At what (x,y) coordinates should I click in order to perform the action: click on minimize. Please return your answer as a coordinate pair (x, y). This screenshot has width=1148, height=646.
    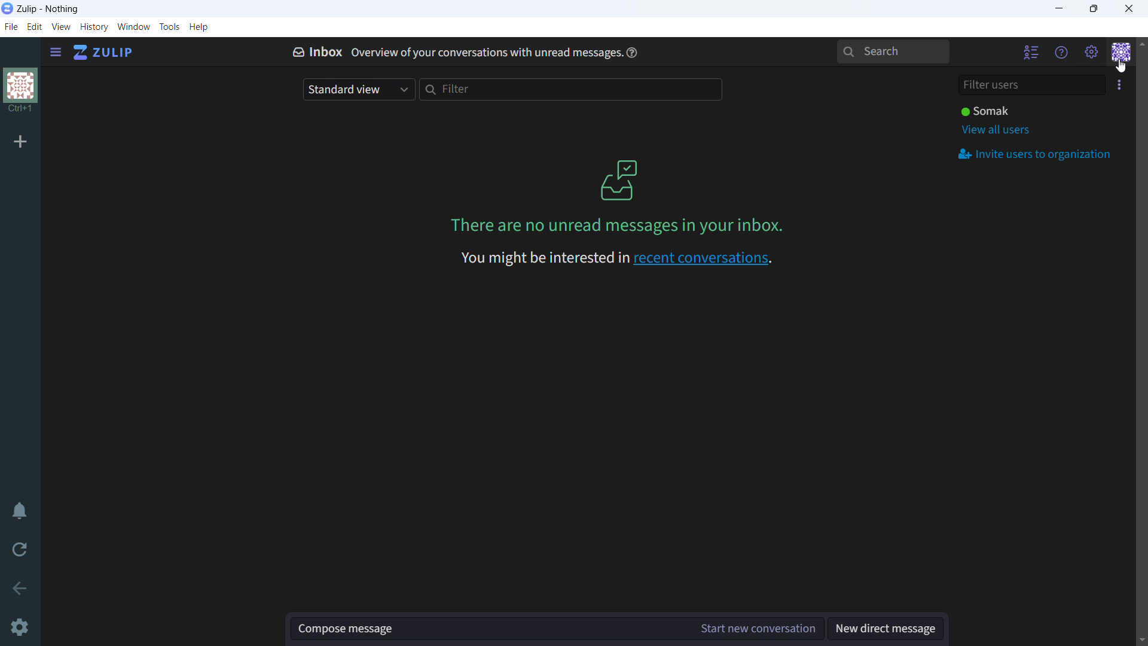
    Looking at the image, I should click on (1058, 9).